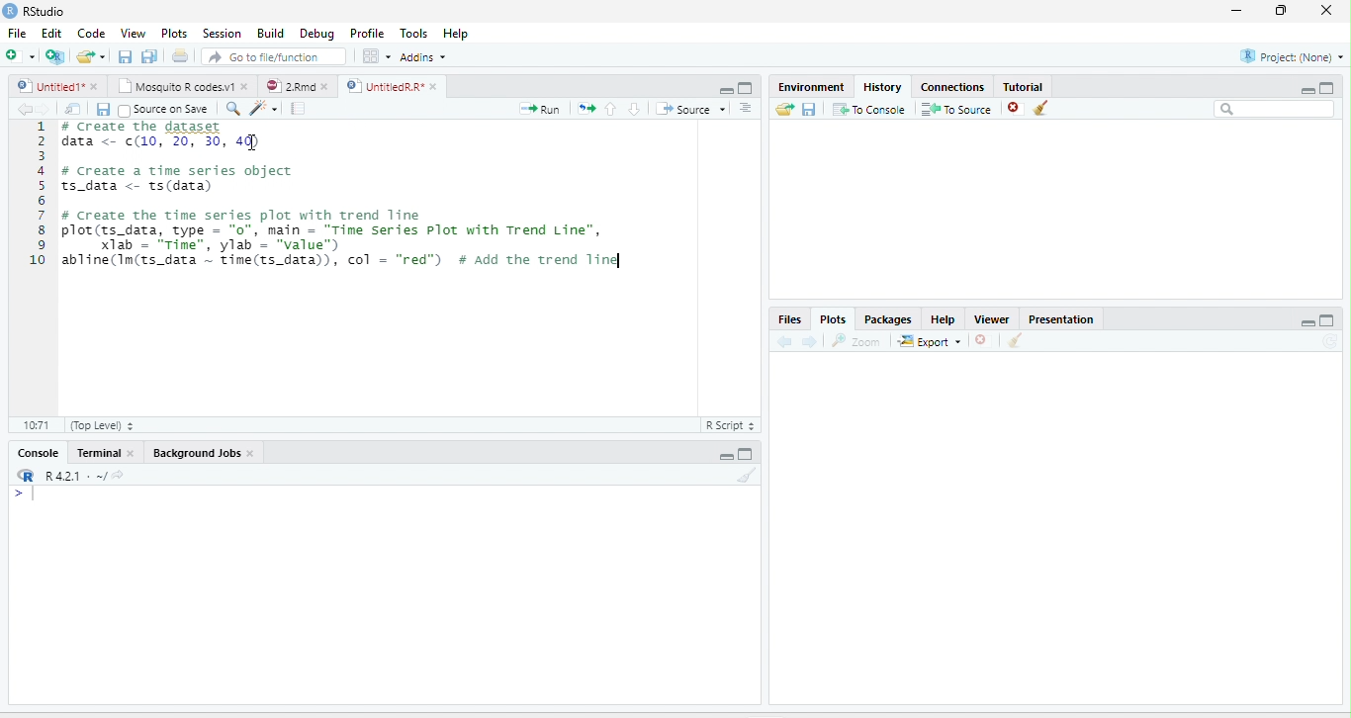 Image resolution: width=1351 pixels, height=718 pixels. What do you see at coordinates (39, 453) in the screenshot?
I see `Console` at bounding box center [39, 453].